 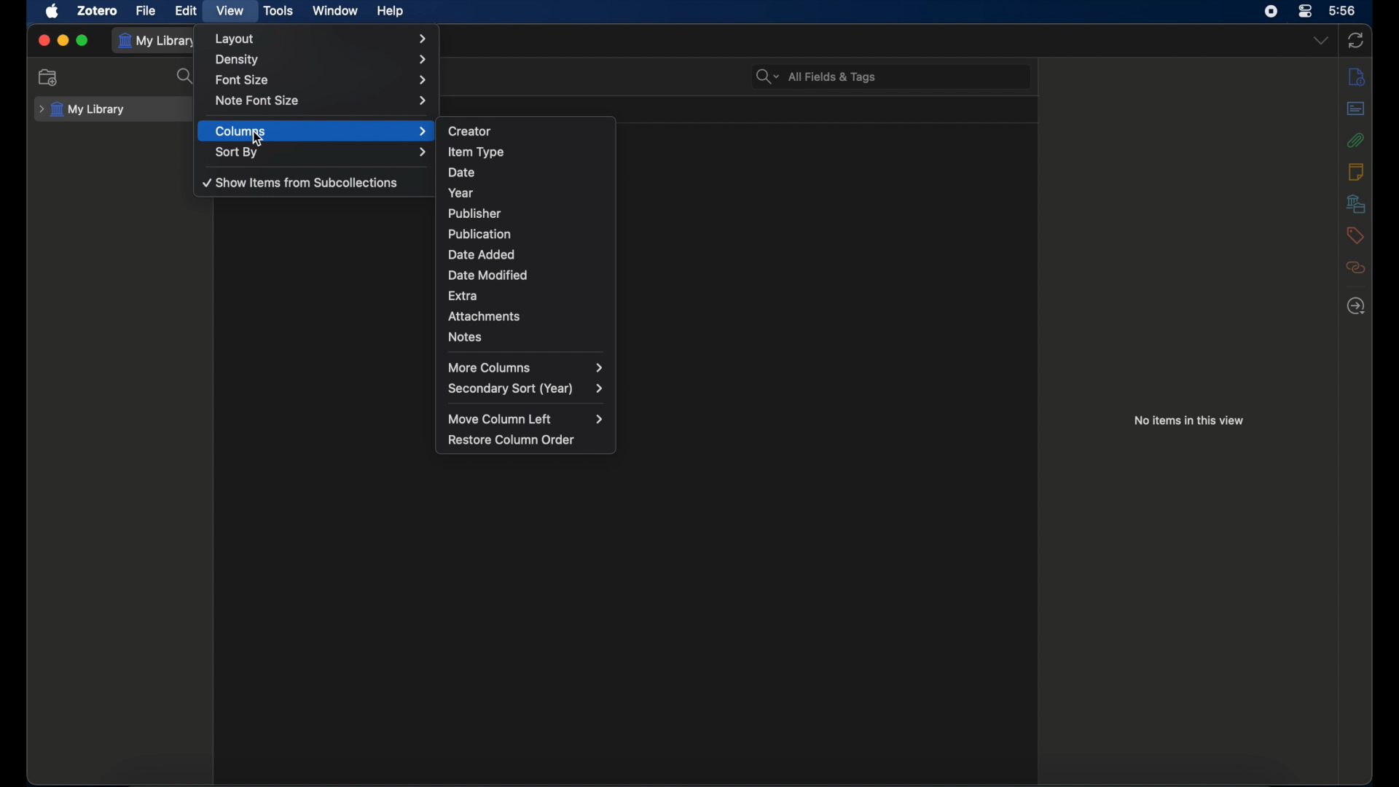 I want to click on density, so click(x=324, y=60).